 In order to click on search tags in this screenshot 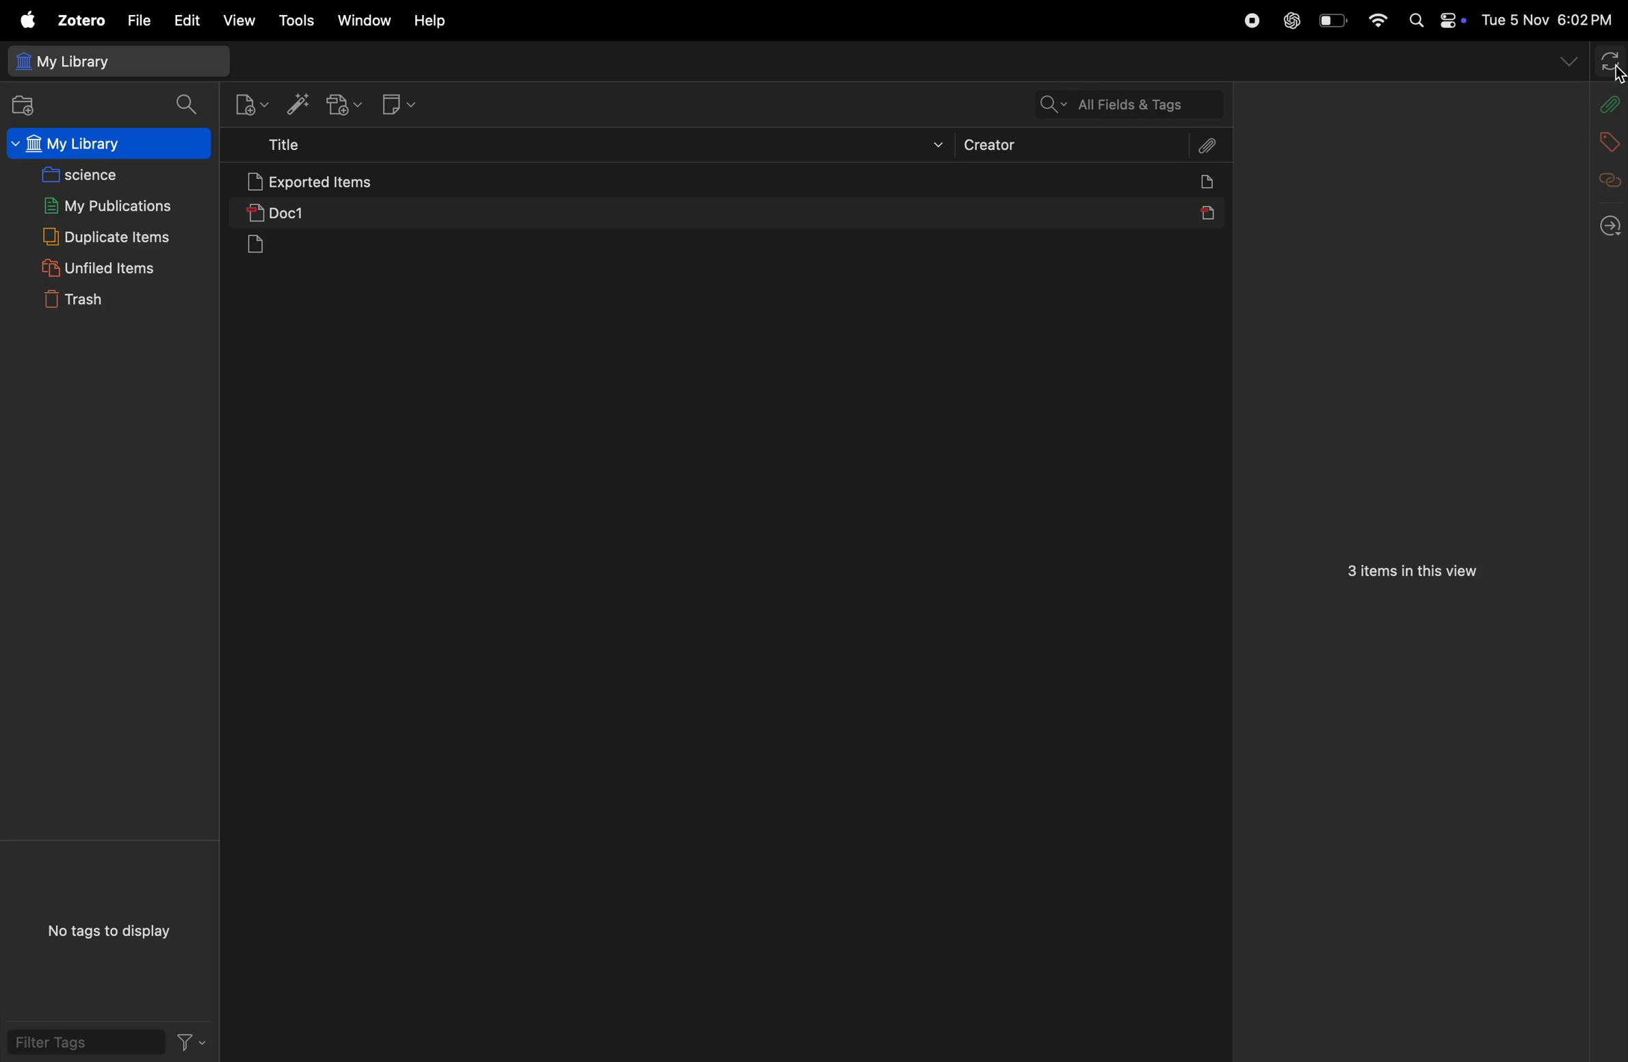, I will do `click(1118, 105)`.